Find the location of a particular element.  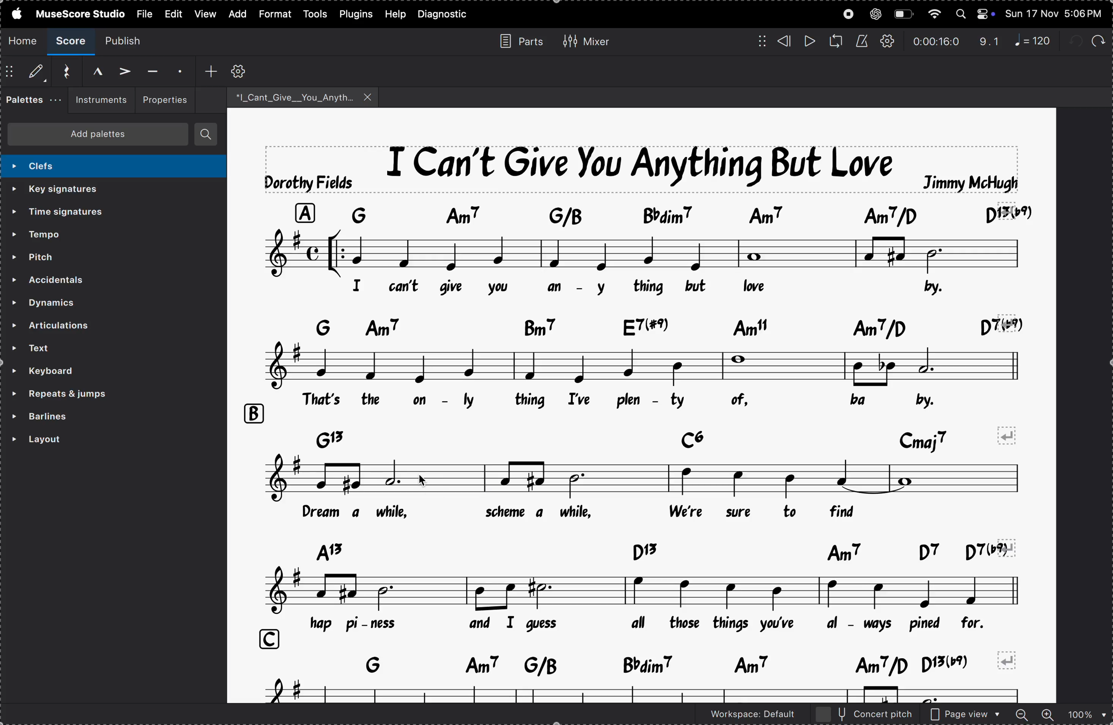

staccato  is located at coordinates (178, 70).